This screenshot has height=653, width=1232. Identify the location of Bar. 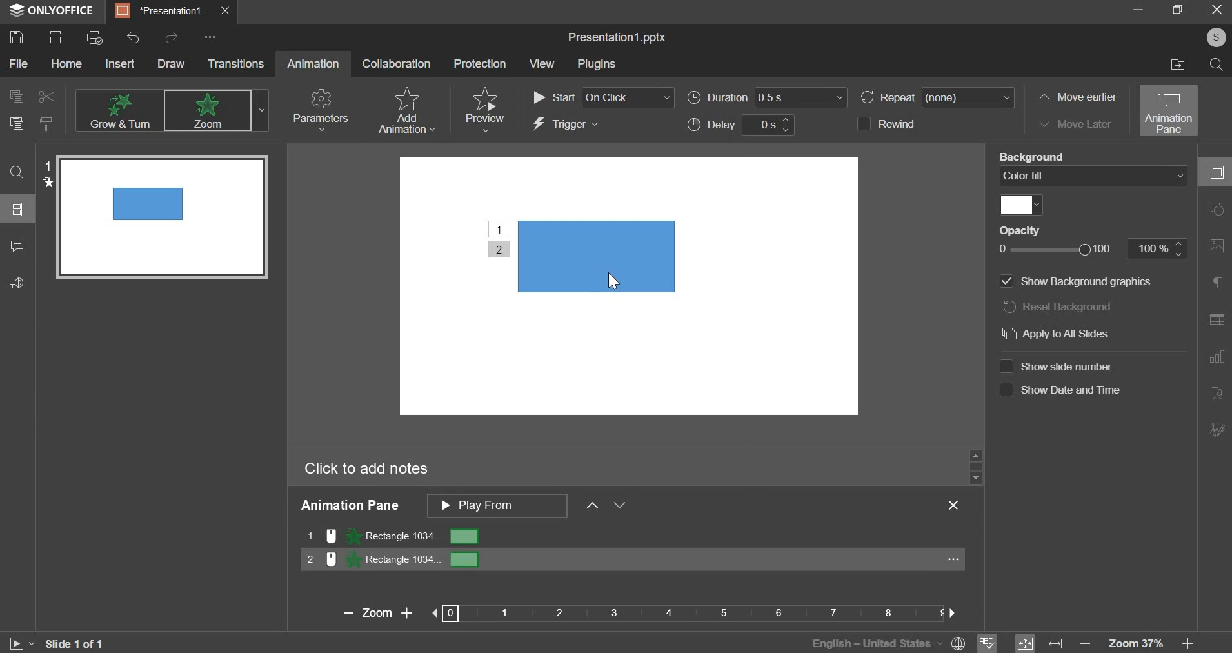
(690, 614).